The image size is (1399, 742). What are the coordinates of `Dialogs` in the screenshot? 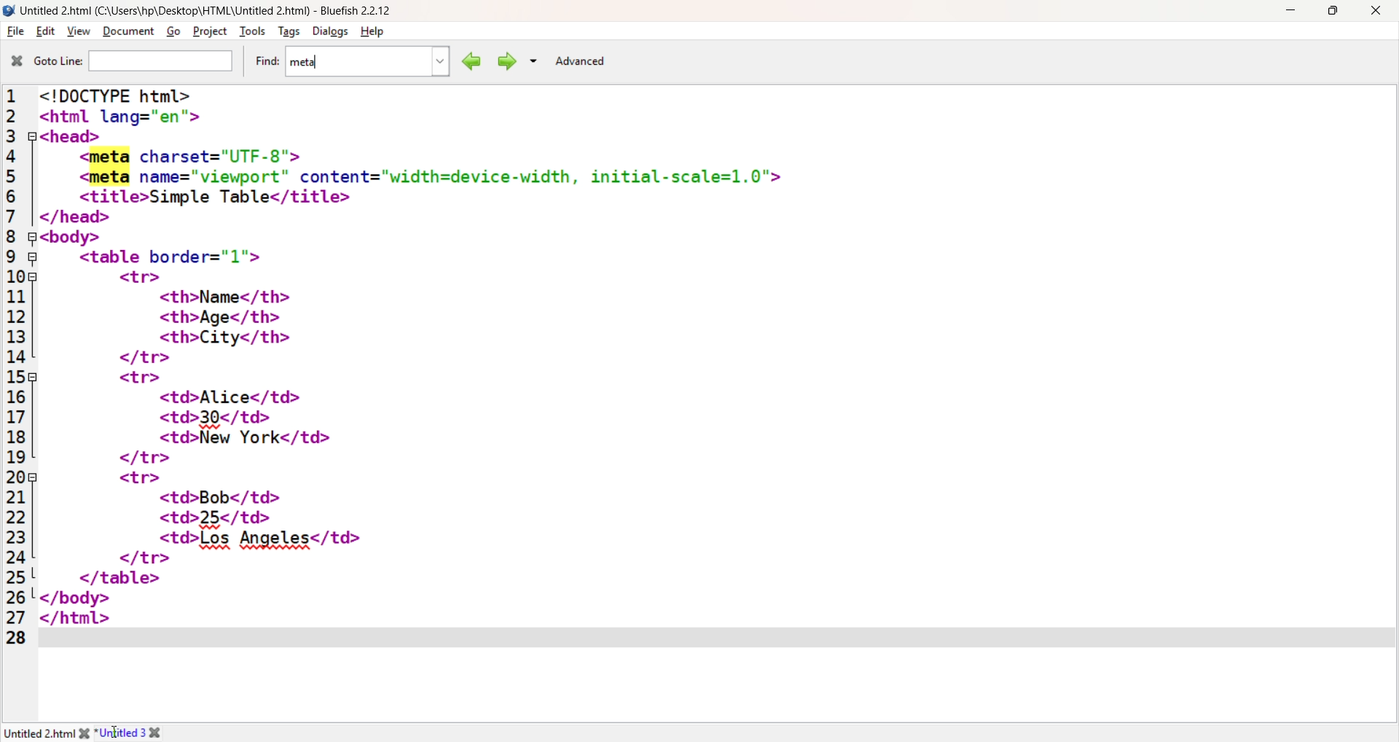 It's located at (329, 31).